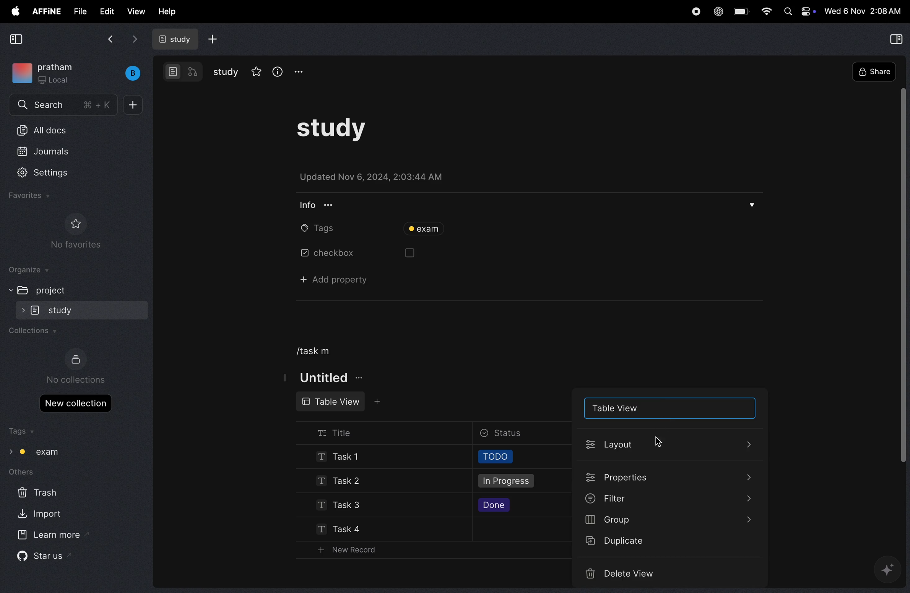 The width and height of the screenshot is (910, 593). Describe the element at coordinates (331, 401) in the screenshot. I see `table view` at that location.